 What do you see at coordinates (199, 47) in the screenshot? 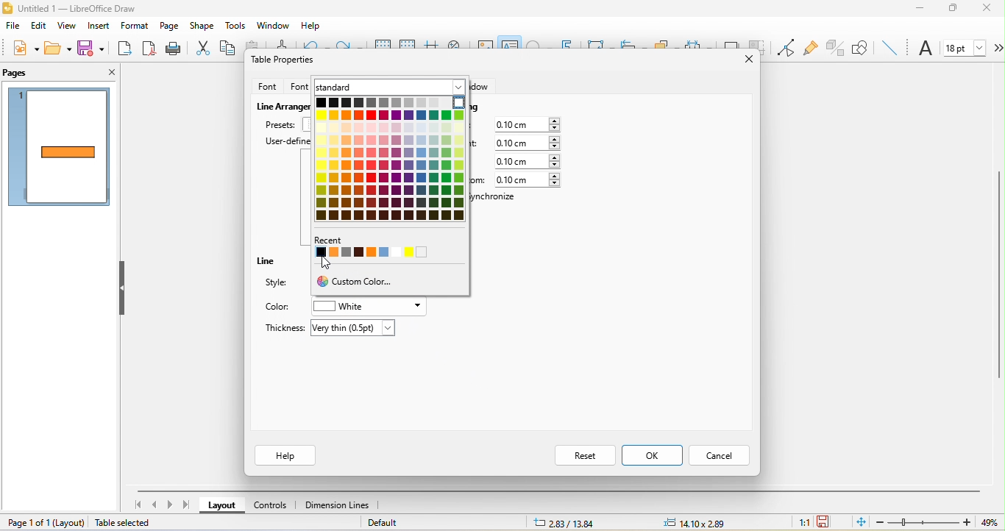
I see `cut` at bounding box center [199, 47].